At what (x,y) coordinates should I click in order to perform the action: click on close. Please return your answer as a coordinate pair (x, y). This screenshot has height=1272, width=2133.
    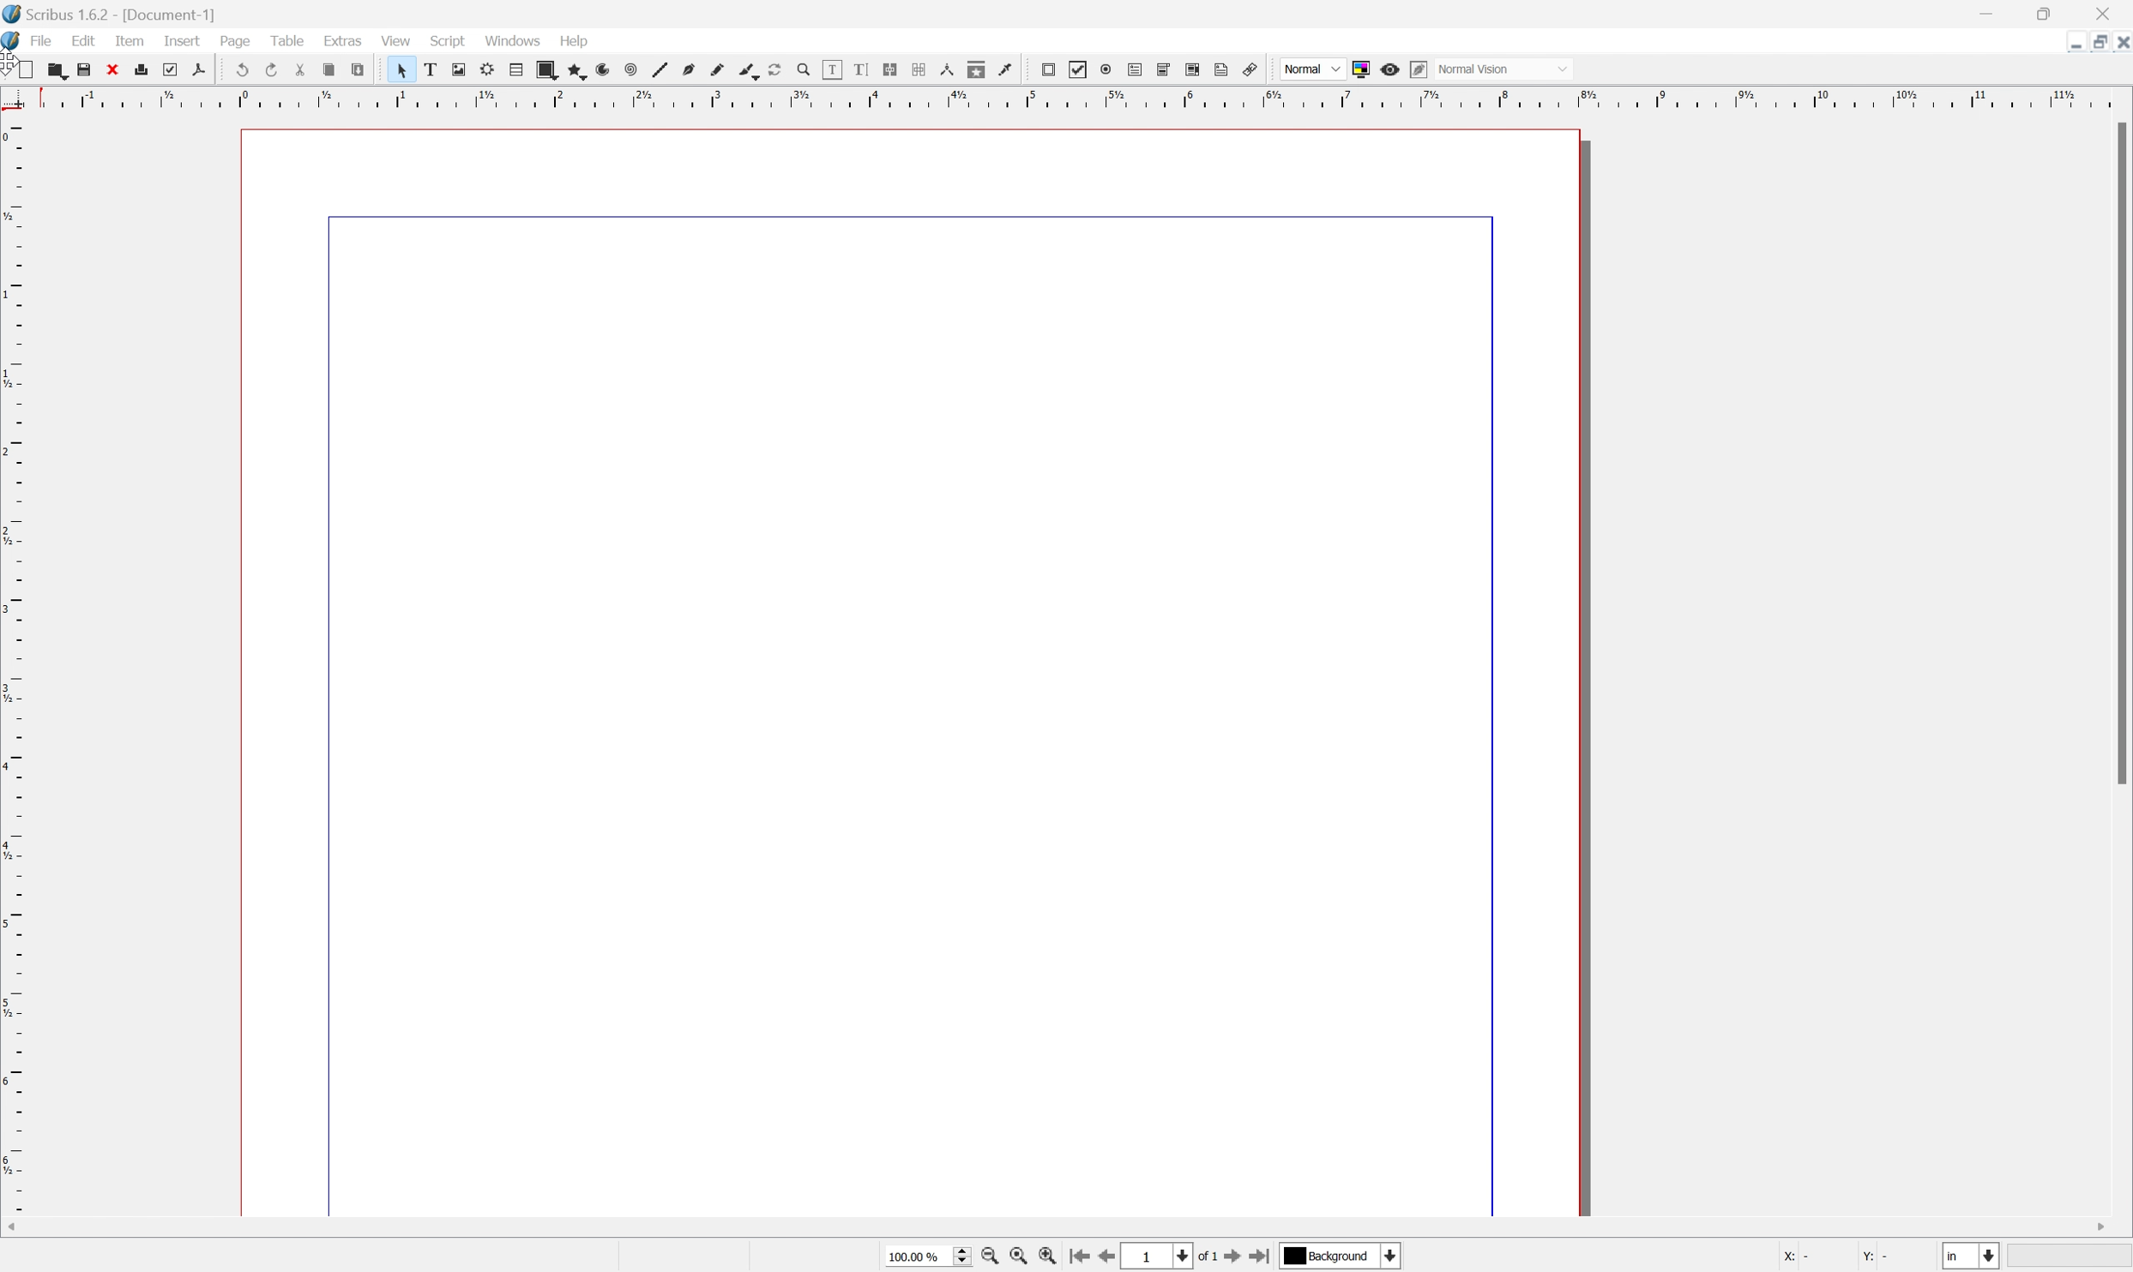
    Looking at the image, I should click on (111, 69).